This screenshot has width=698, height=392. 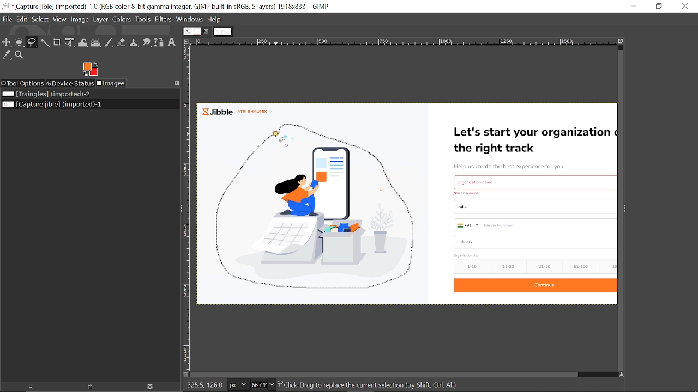 I want to click on Foreground color, so click(x=91, y=69).